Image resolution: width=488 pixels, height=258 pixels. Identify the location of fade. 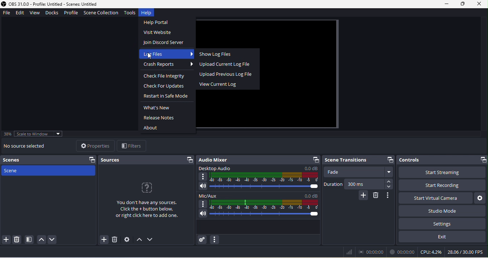
(360, 173).